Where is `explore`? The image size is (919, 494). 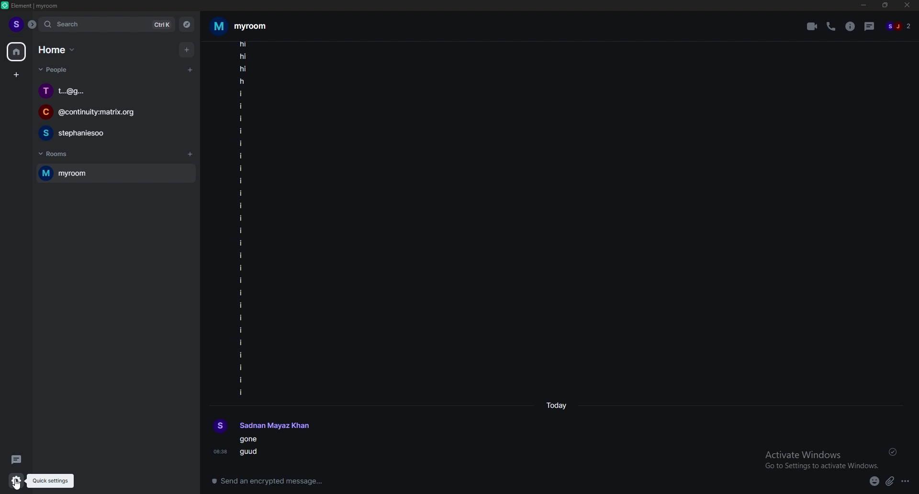 explore is located at coordinates (187, 24).